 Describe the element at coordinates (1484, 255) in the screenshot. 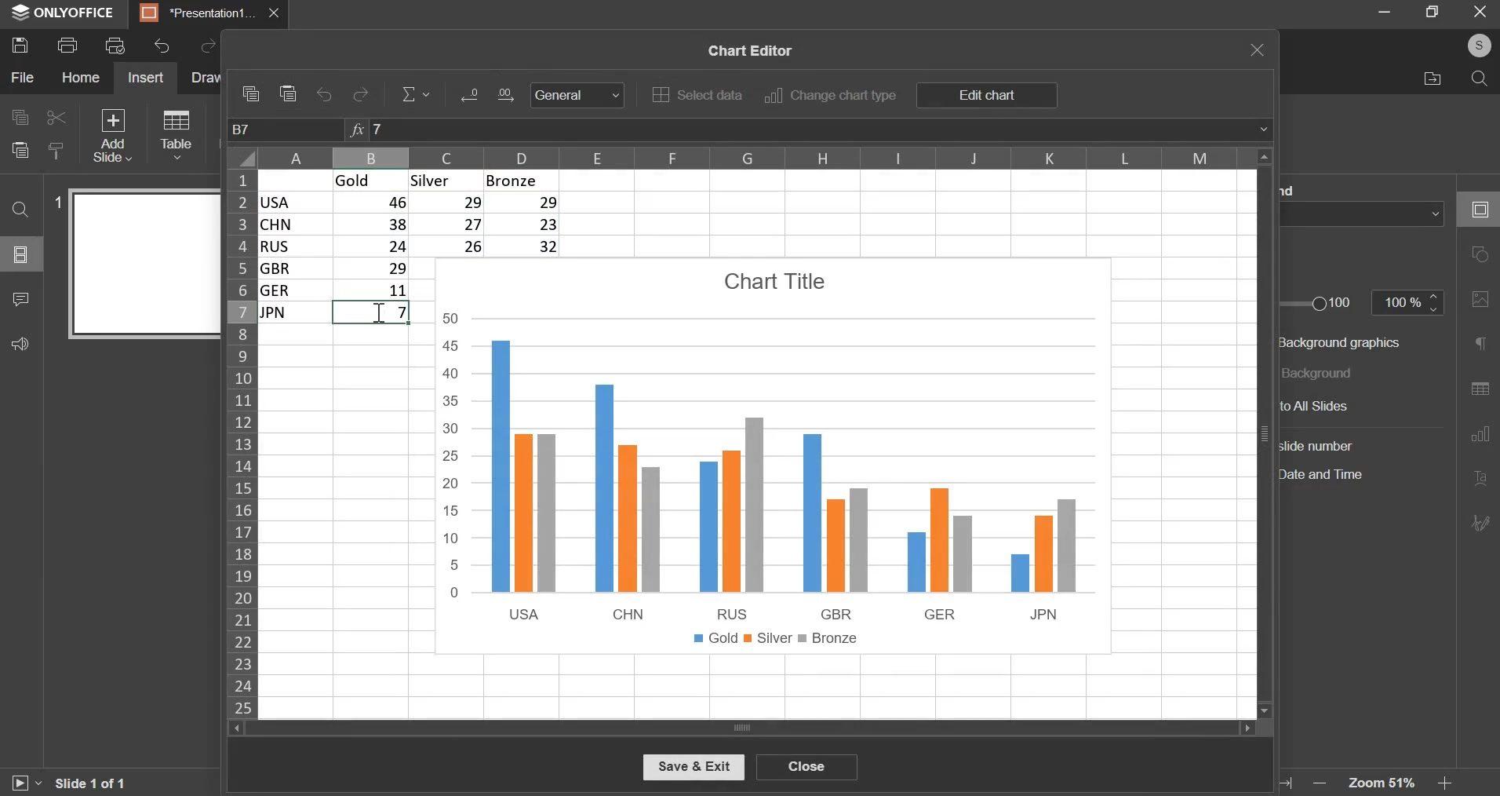

I see `shape settings` at that location.